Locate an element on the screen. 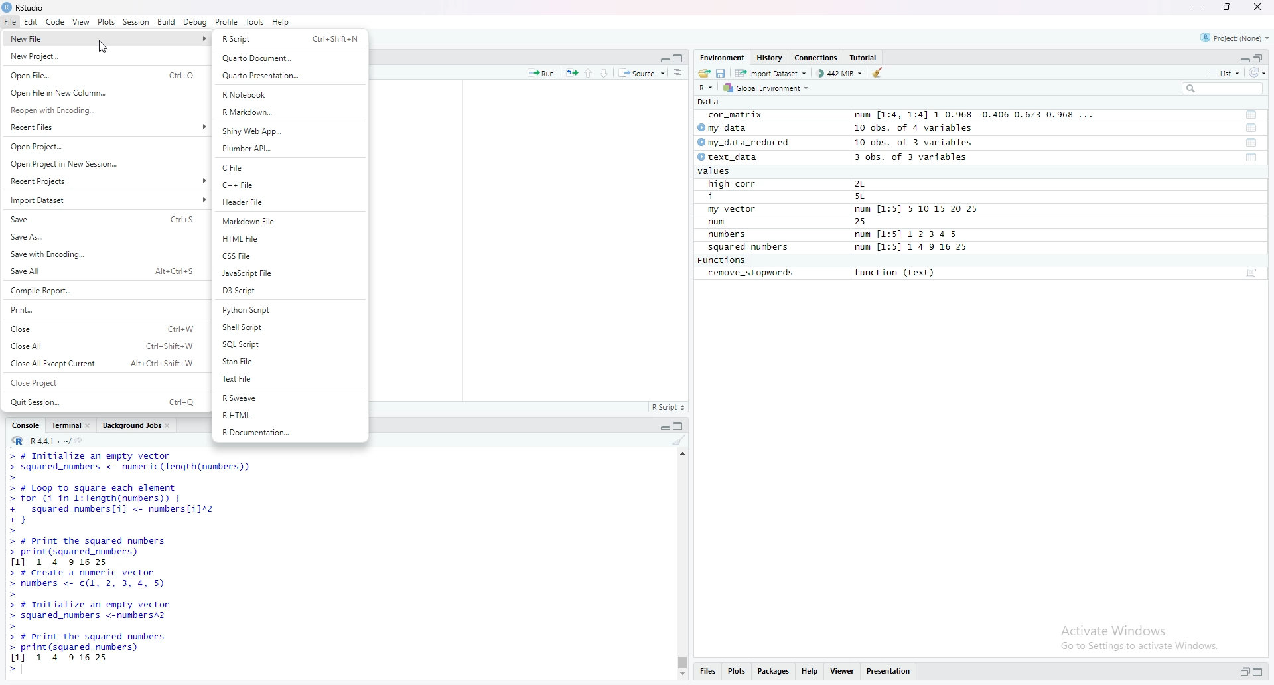 The width and height of the screenshot is (1274, 685). num is located at coordinates (720, 222).